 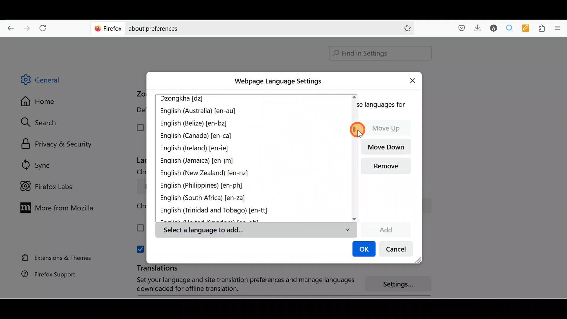 I want to click on Firefox, so click(x=108, y=28).